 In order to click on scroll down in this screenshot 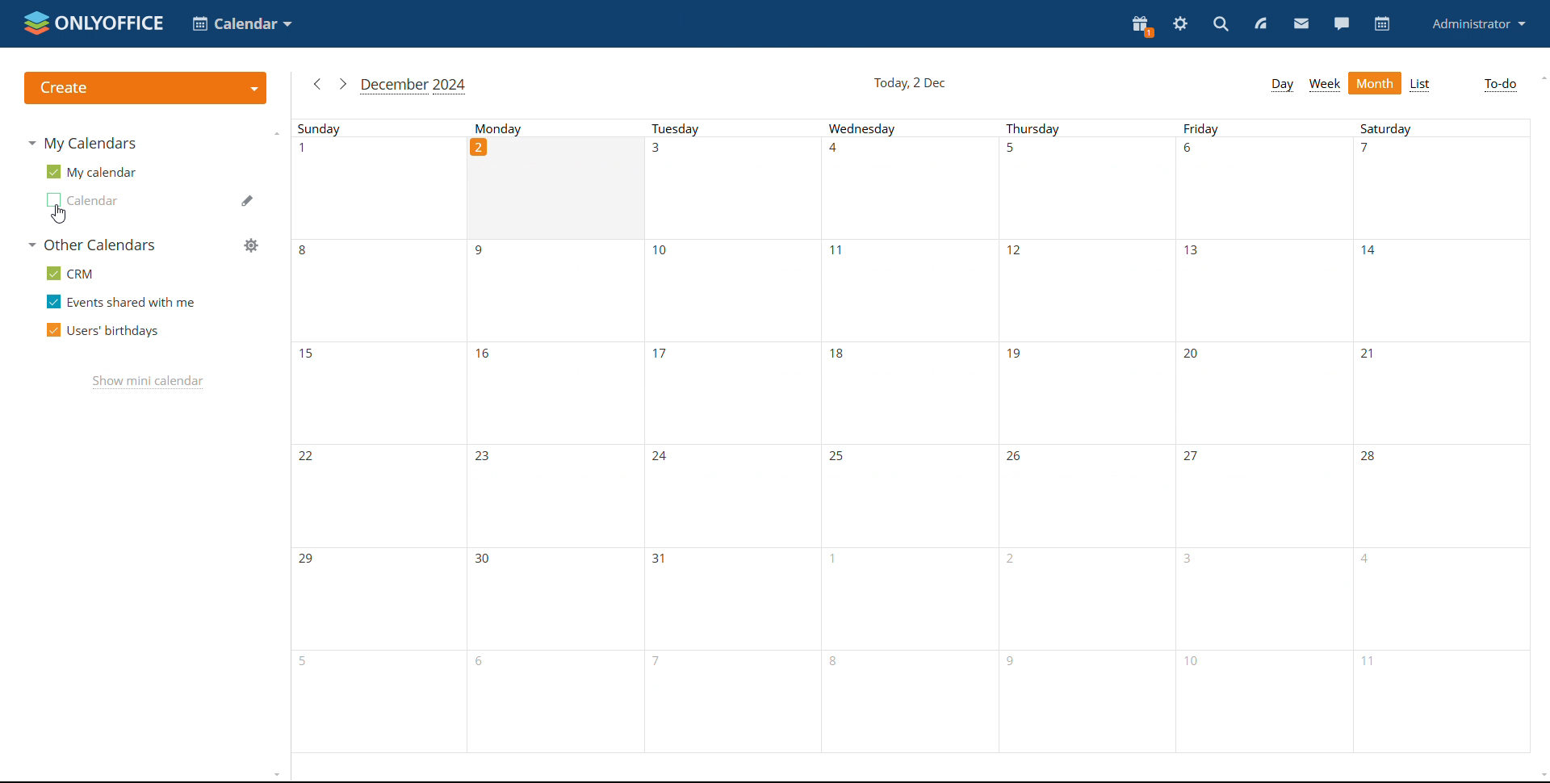, I will do `click(1540, 776)`.